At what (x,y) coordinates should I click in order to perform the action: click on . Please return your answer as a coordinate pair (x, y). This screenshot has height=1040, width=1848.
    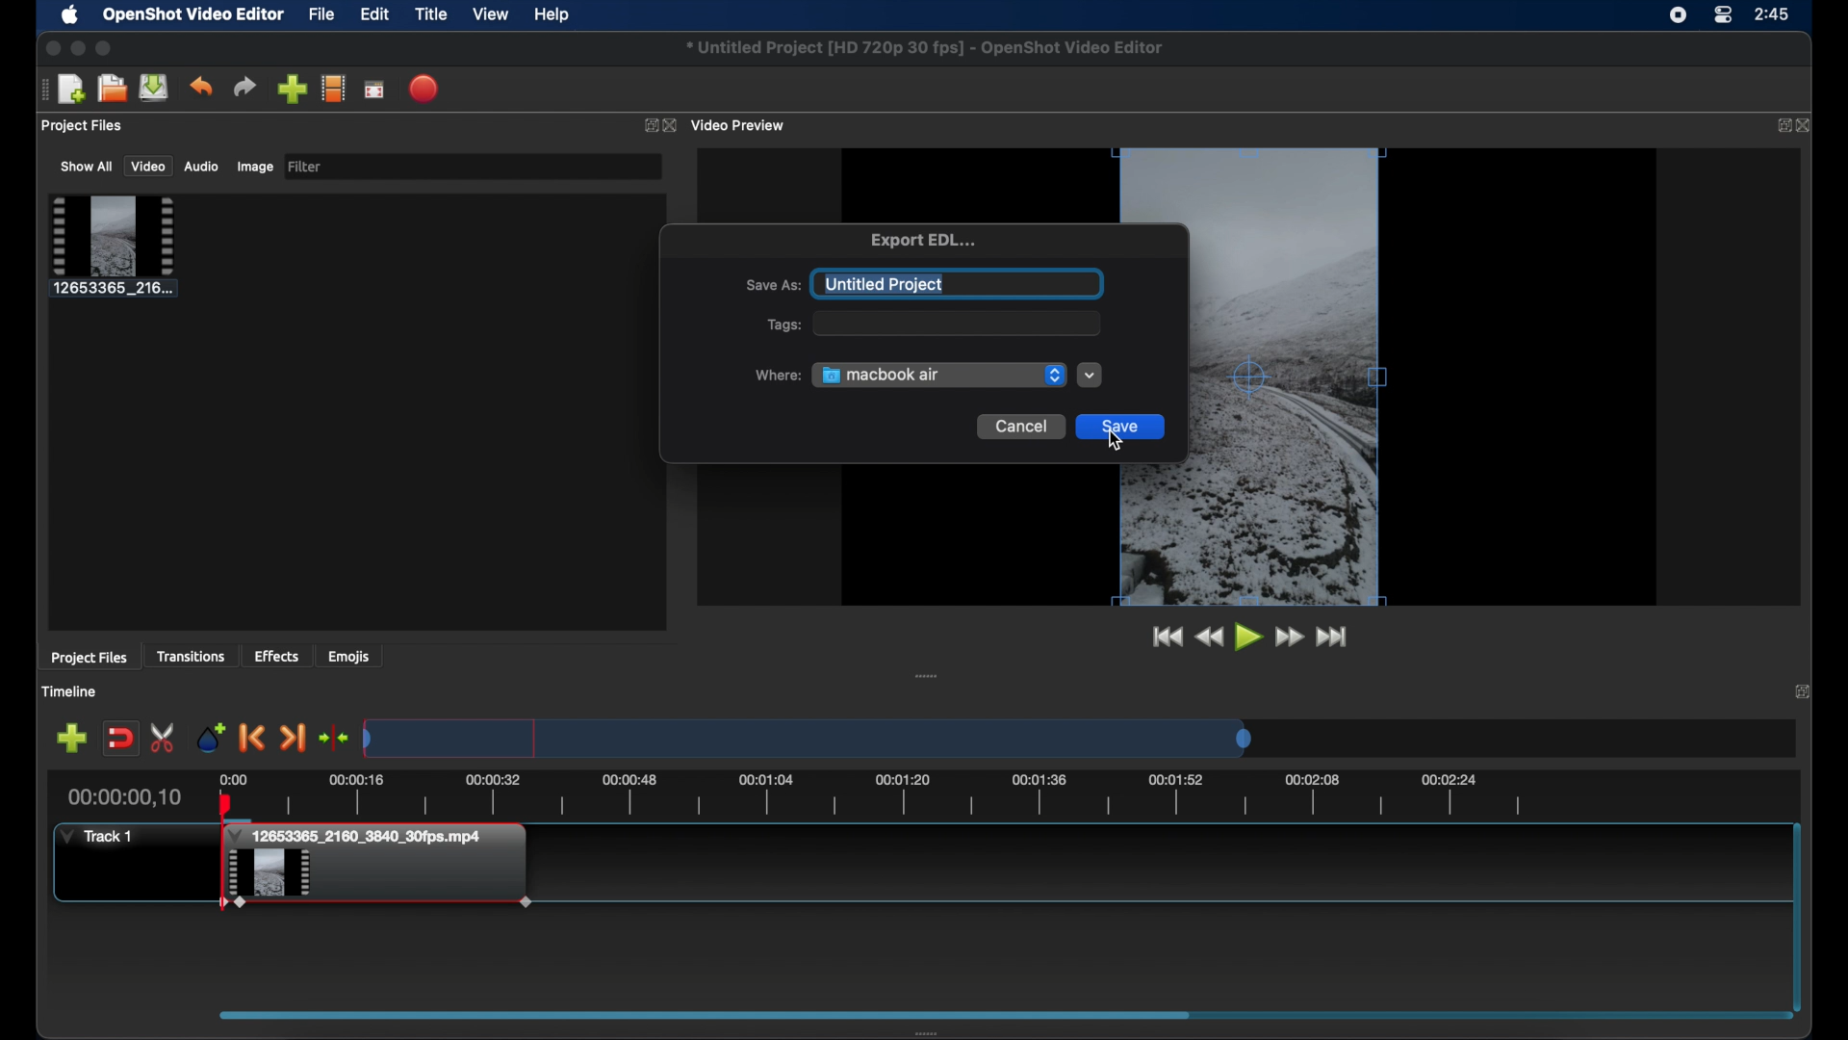
    Looking at the image, I should click on (334, 738).